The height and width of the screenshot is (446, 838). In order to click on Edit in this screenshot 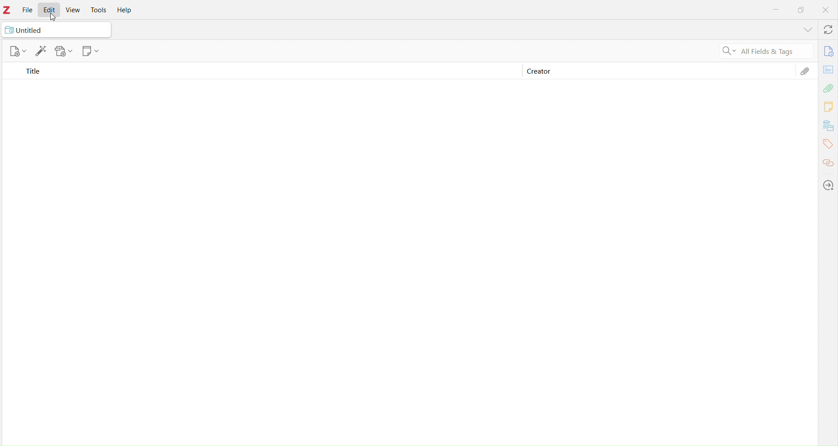, I will do `click(41, 52)`.